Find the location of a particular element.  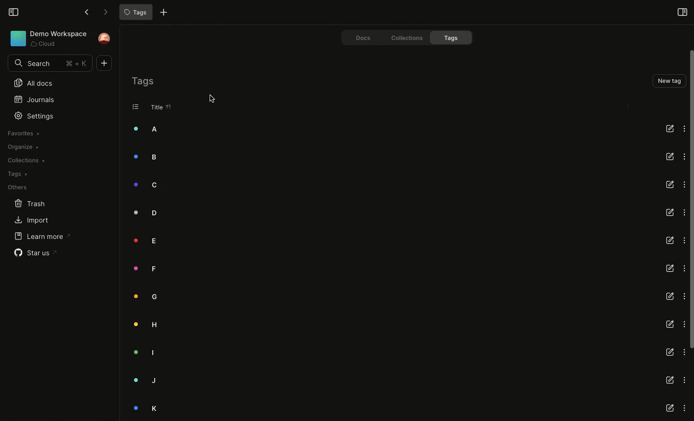

Options is located at coordinates (685, 408).